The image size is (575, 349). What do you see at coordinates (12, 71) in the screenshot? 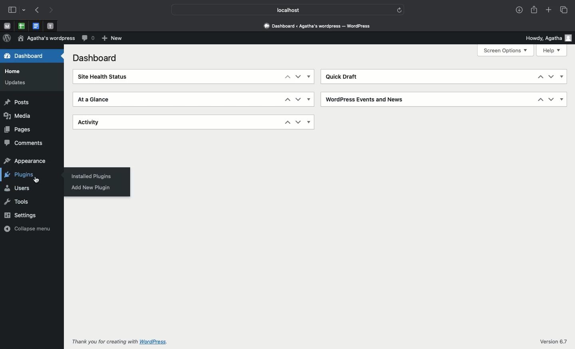
I see `Home` at bounding box center [12, 71].